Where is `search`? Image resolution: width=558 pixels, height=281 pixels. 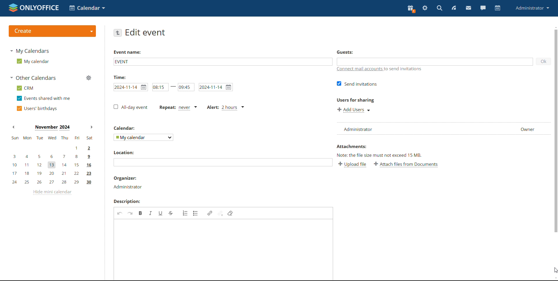
search is located at coordinates (440, 8).